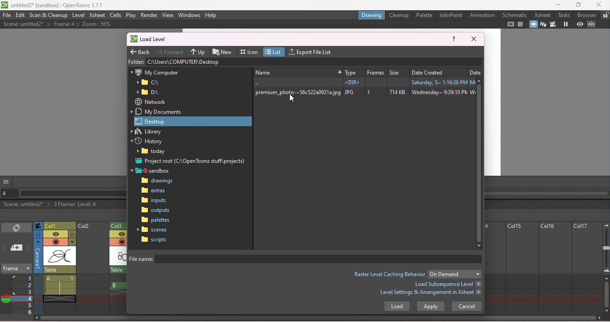 This screenshot has width=610, height=322. What do you see at coordinates (78, 16) in the screenshot?
I see `Level` at bounding box center [78, 16].